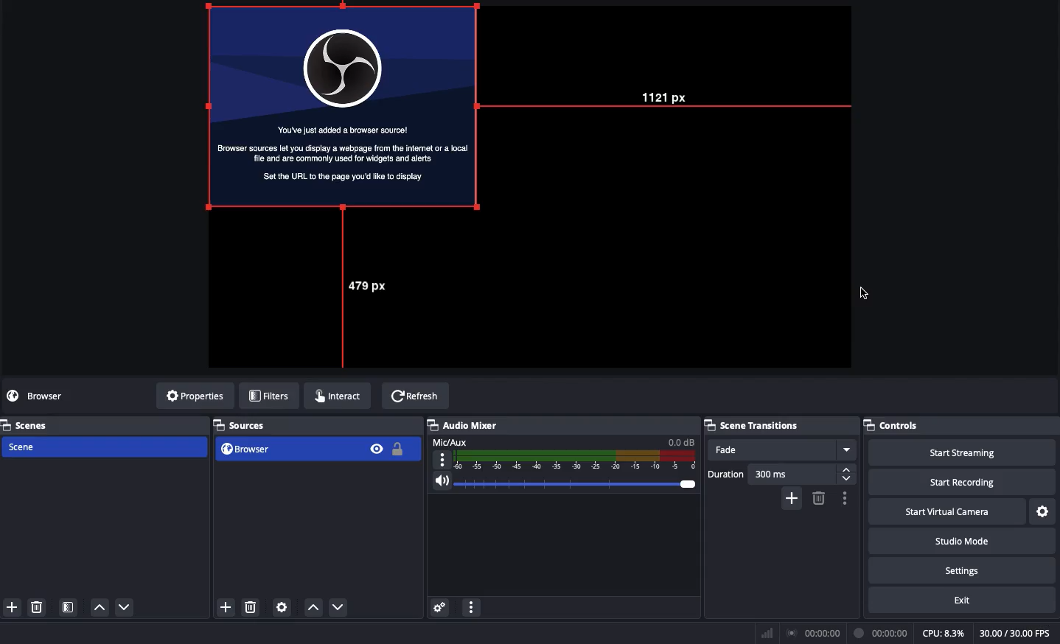 This screenshot has width=1060, height=644. I want to click on CPU, so click(945, 633).